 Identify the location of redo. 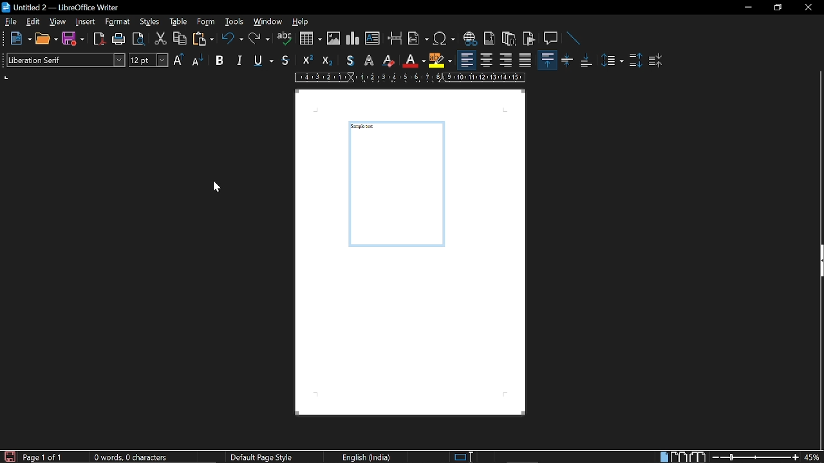
(259, 40).